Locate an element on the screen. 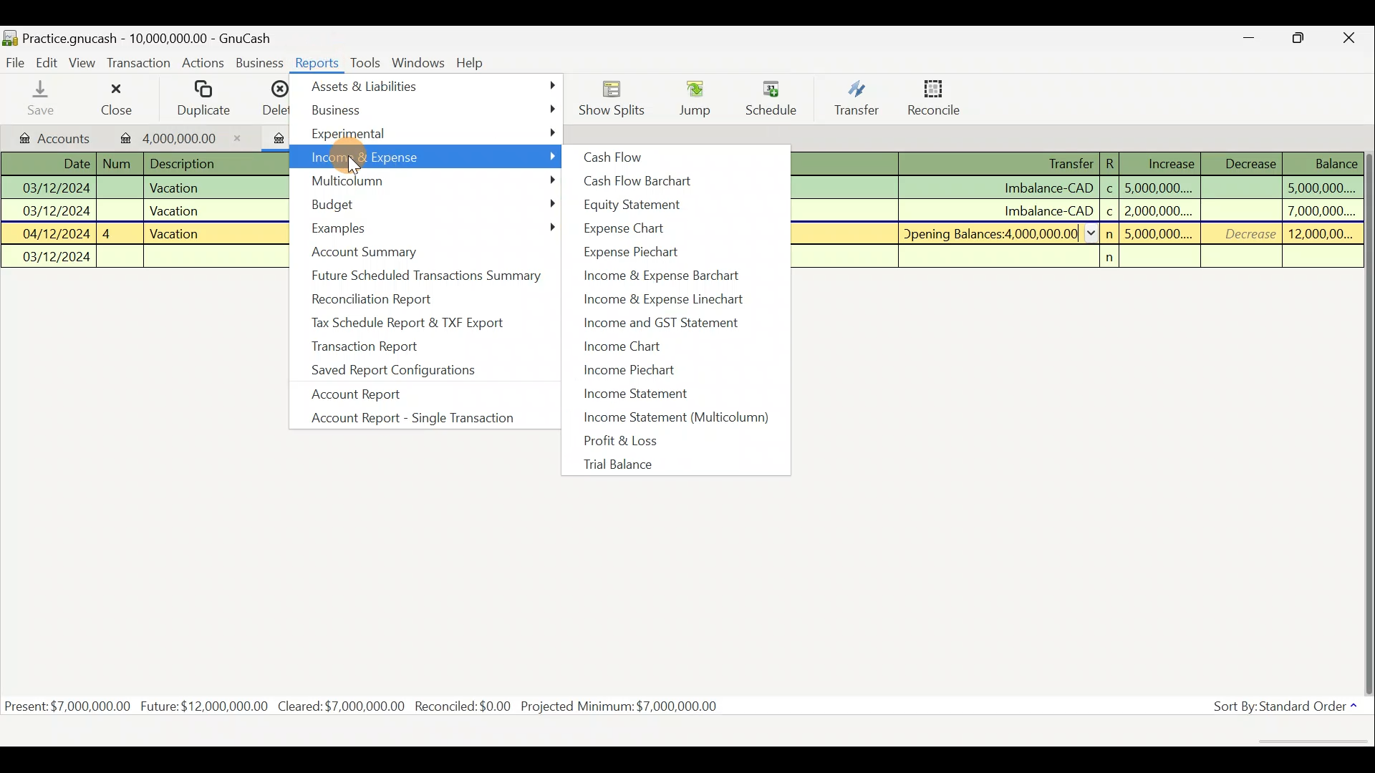  Income & expense linechart is located at coordinates (681, 298).